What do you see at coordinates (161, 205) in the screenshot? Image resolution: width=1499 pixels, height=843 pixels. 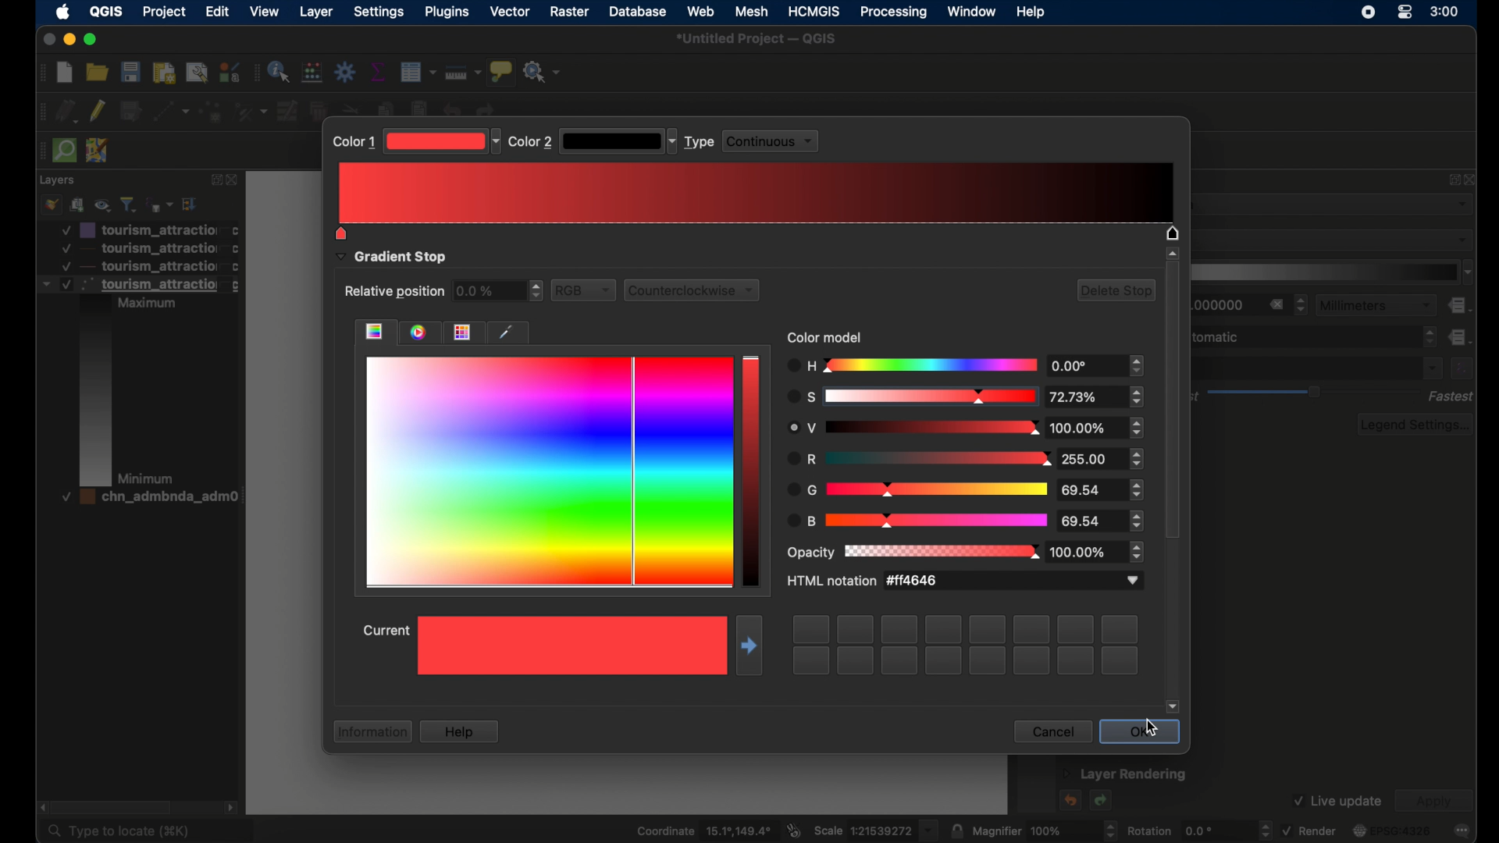 I see `filter legend by expression` at bounding box center [161, 205].